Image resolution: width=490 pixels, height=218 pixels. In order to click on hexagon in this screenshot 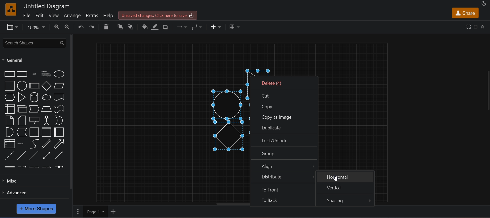, I will do `click(9, 97)`.